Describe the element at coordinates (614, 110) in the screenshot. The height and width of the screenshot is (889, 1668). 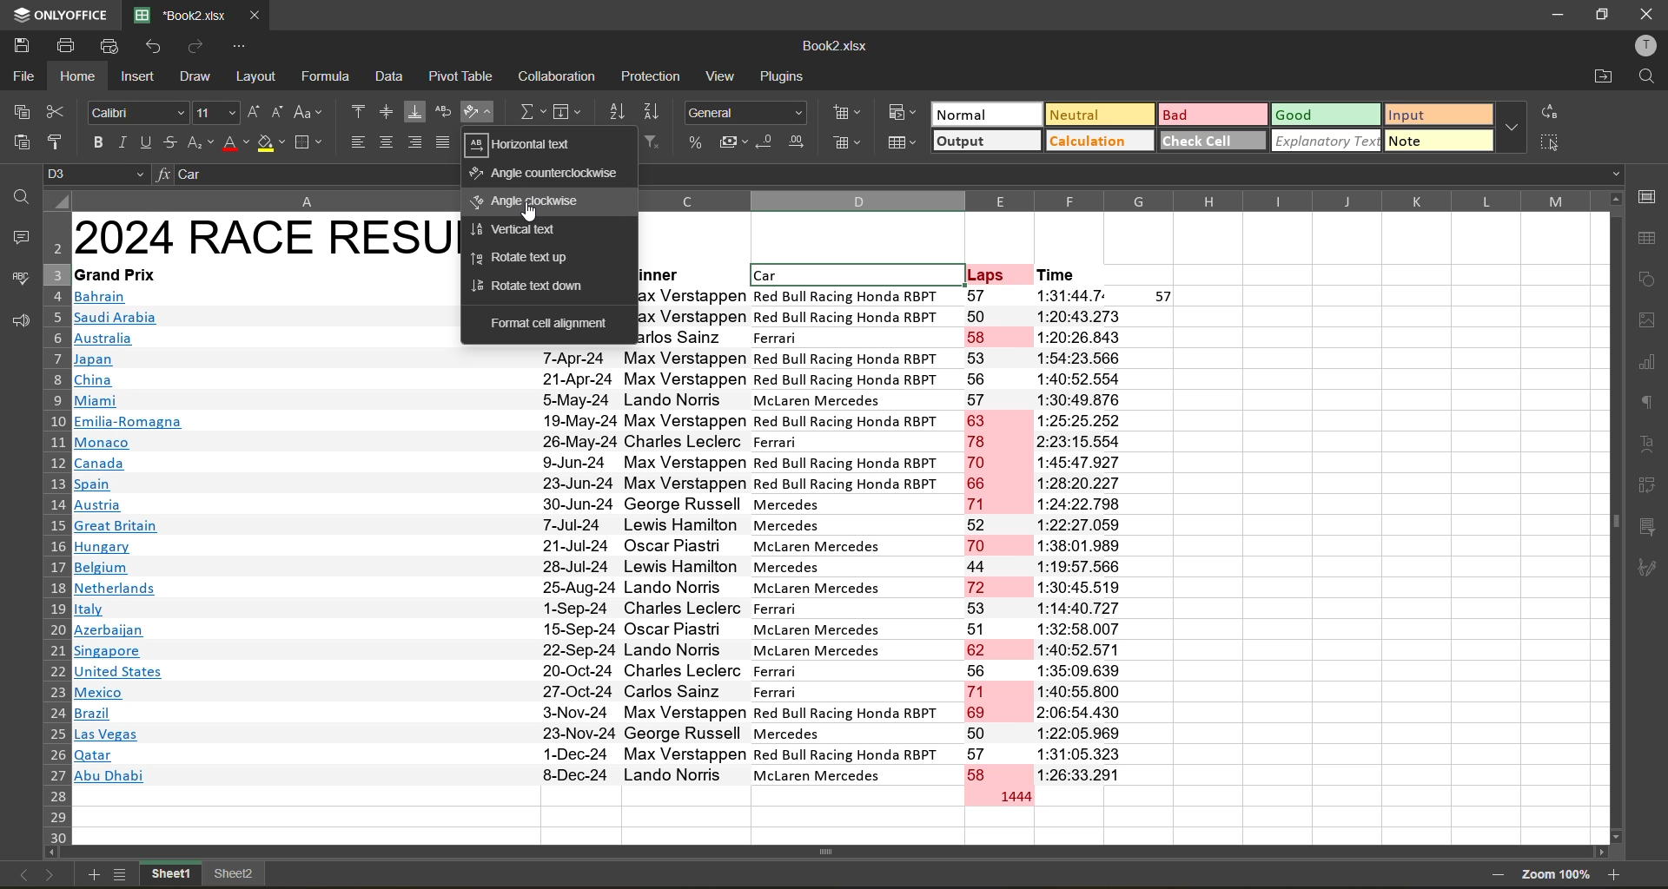
I see `sort ascending` at that location.